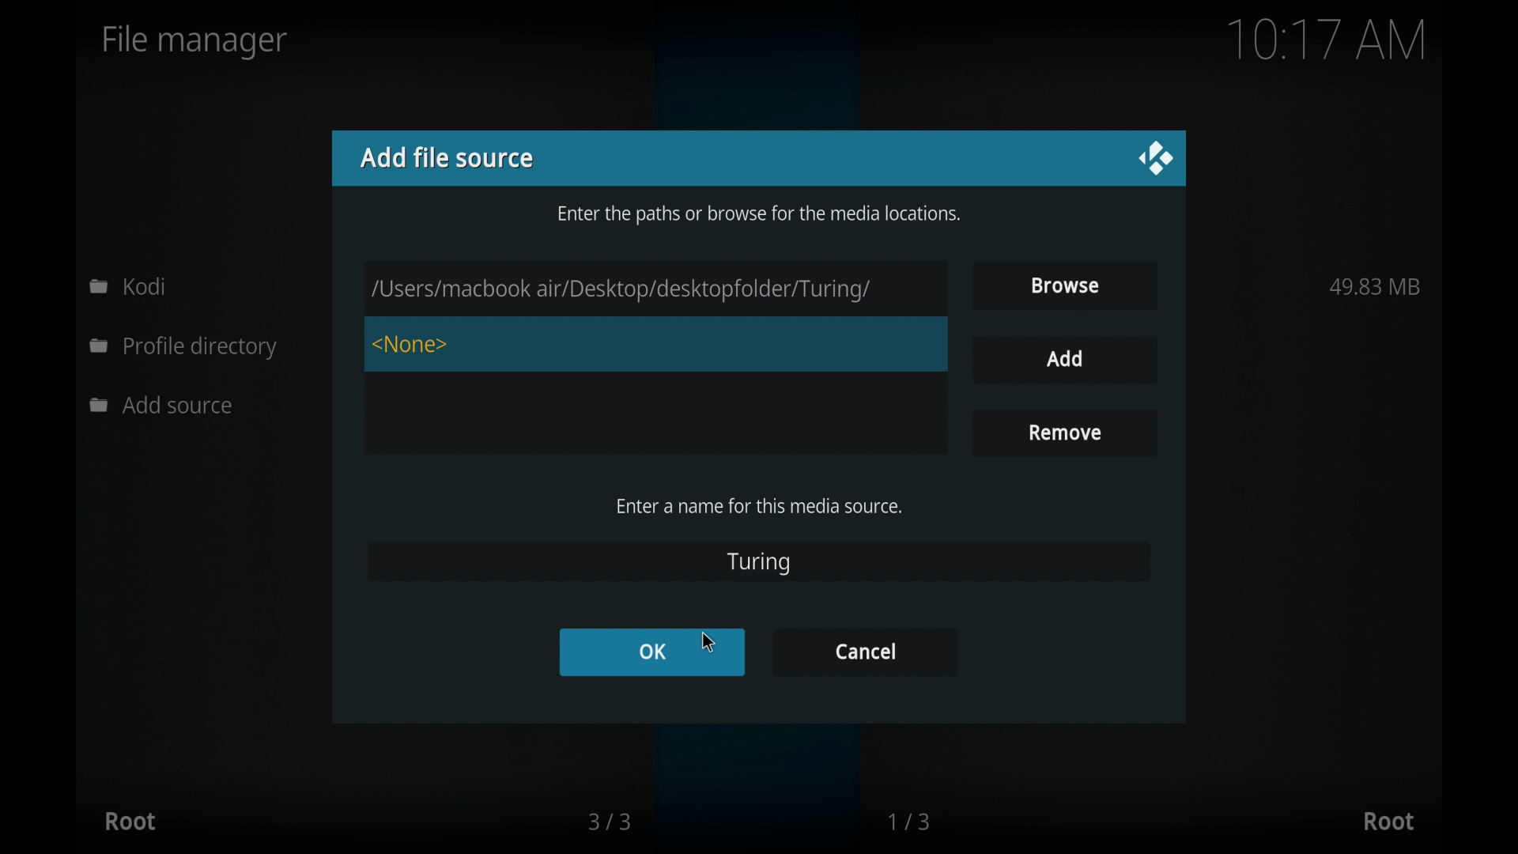  I want to click on enter the paths or browse for the media locations, so click(760, 213).